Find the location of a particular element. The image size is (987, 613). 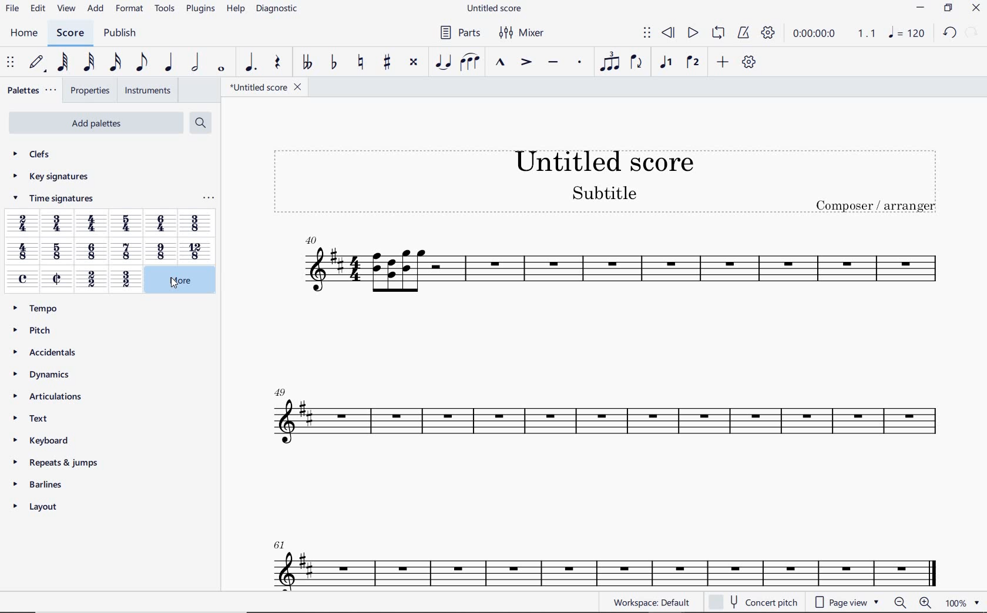

PUBLISH is located at coordinates (122, 33).